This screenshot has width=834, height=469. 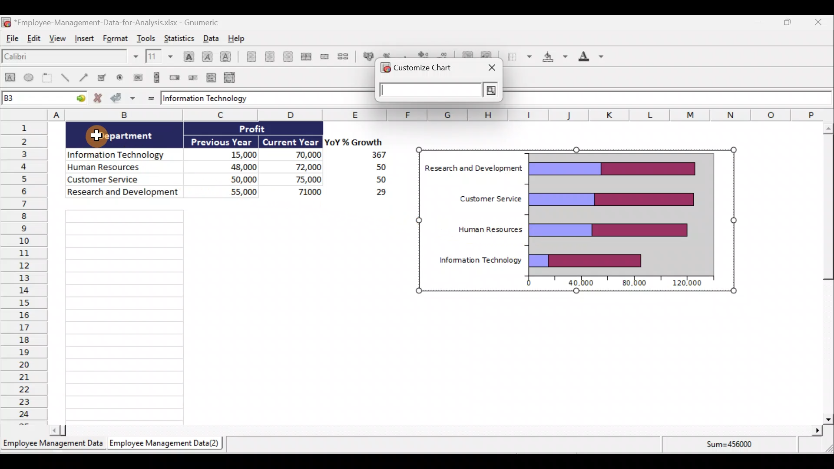 I want to click on 0, so click(x=525, y=284).